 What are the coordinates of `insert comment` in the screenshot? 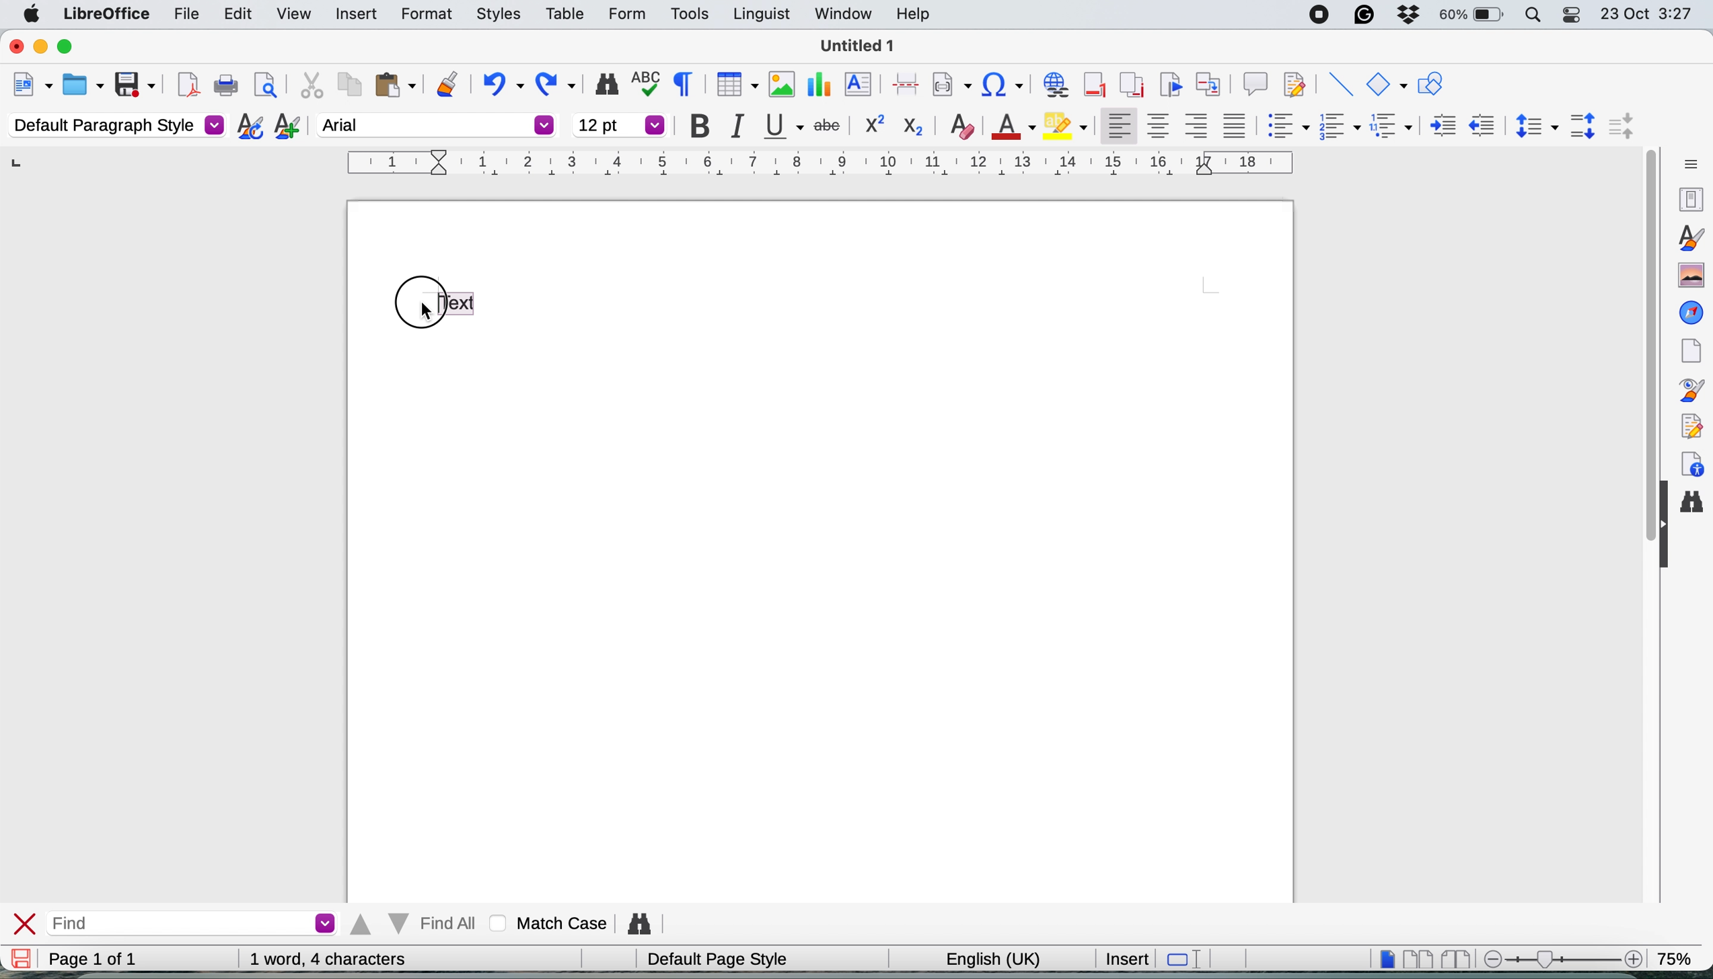 It's located at (1254, 85).